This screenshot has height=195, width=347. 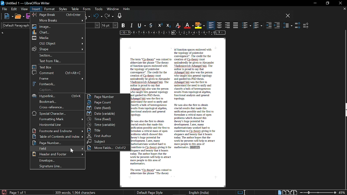 What do you see at coordinates (57, 143) in the screenshot?
I see `Page number` at bounding box center [57, 143].